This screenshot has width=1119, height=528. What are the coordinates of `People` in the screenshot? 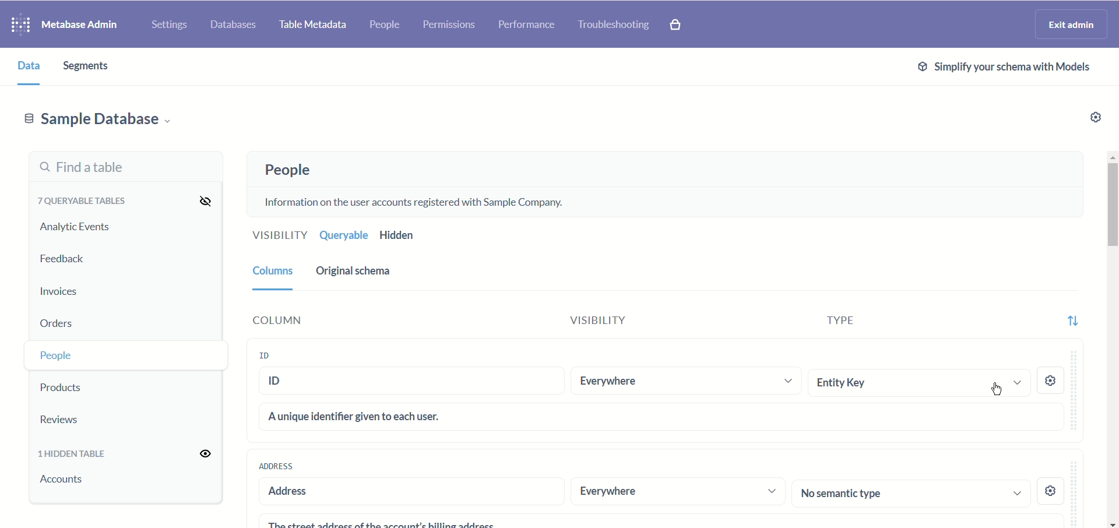 It's located at (284, 170).